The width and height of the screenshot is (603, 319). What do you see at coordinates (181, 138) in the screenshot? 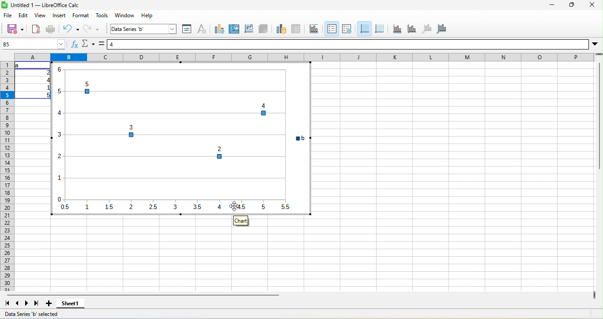
I see `Inserted a scatter plot with marker` at bounding box center [181, 138].